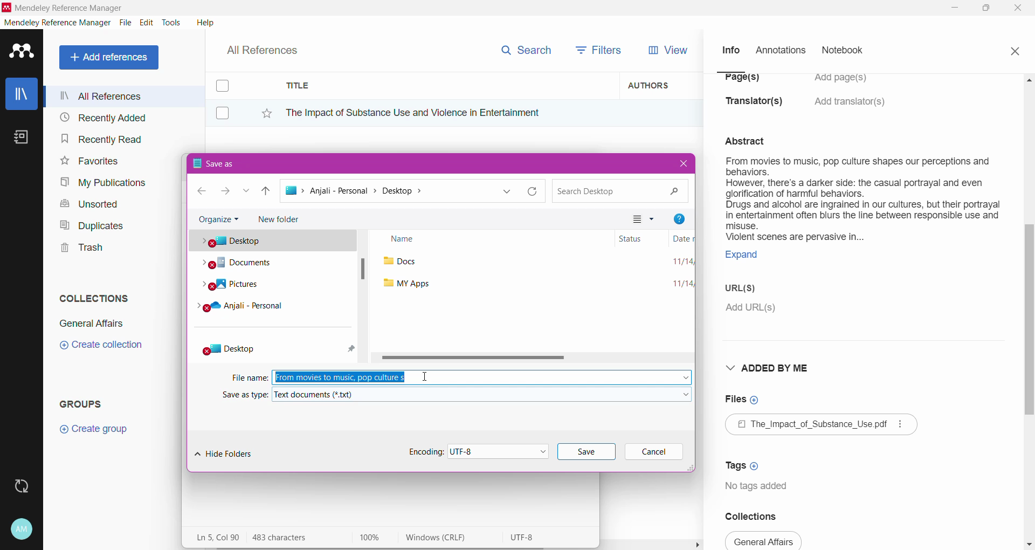  What do you see at coordinates (492, 239) in the screenshot?
I see `Name` at bounding box center [492, 239].